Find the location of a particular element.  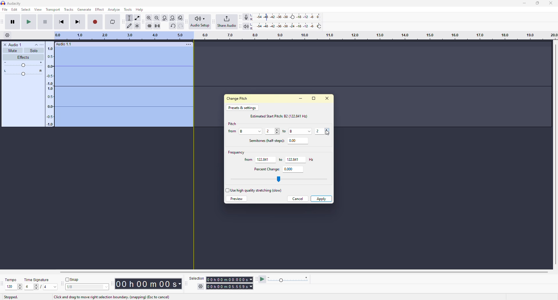

2 is located at coordinates (318, 131).